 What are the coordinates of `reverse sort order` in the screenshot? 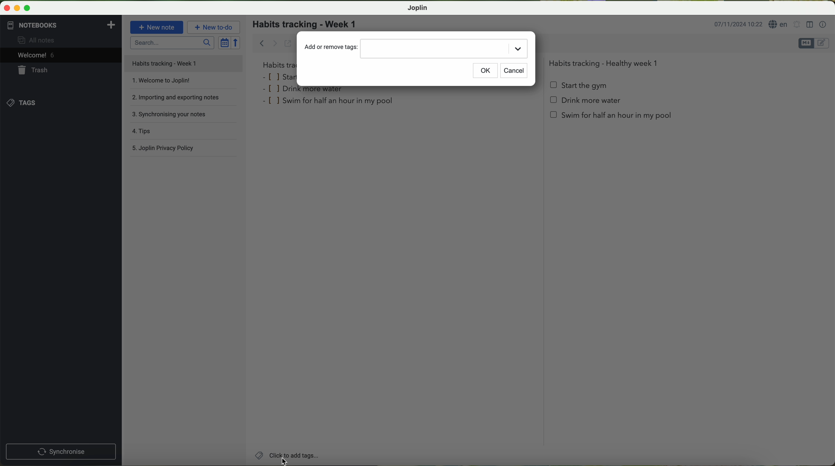 It's located at (236, 42).